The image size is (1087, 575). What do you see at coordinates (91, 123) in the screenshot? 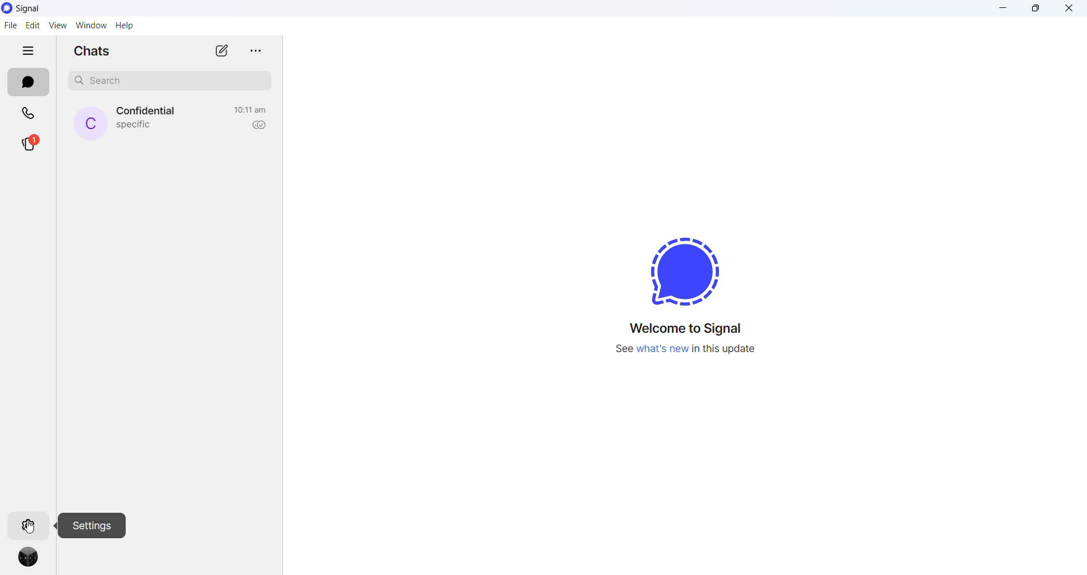
I see `profile picture` at bounding box center [91, 123].